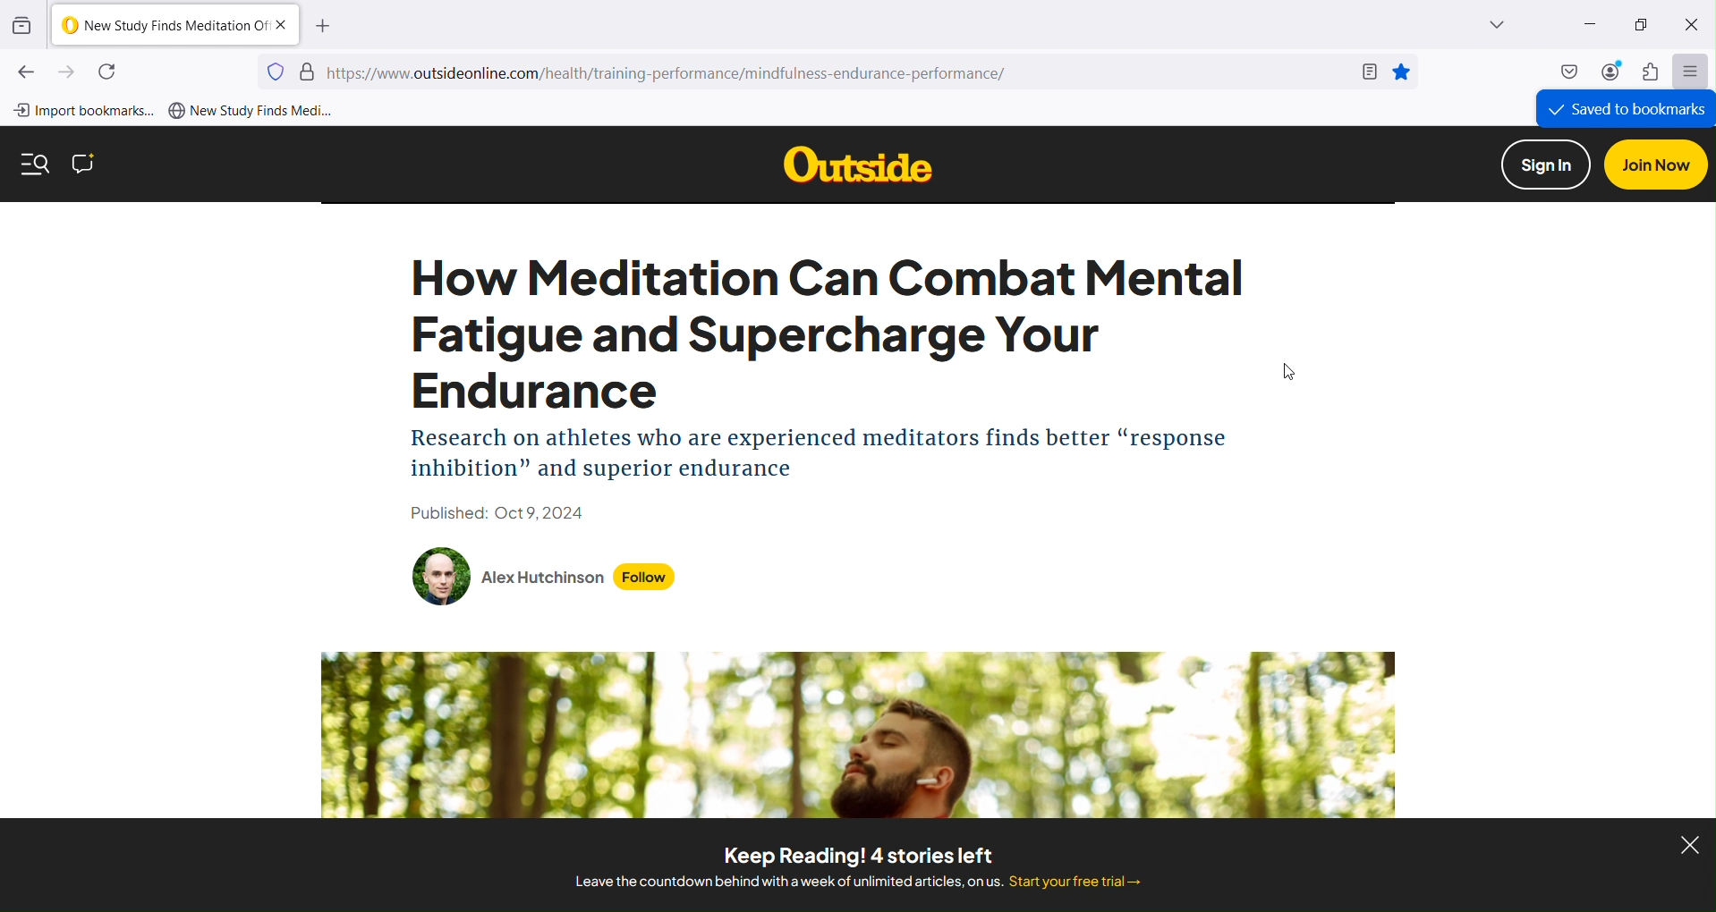  Describe the element at coordinates (442, 577) in the screenshot. I see `Author's image` at that location.